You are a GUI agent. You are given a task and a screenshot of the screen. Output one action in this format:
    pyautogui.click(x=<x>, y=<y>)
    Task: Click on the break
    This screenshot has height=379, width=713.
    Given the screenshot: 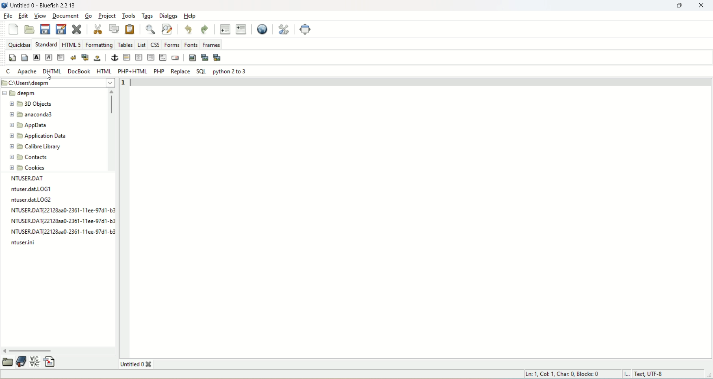 What is the action you would take?
    pyautogui.click(x=73, y=57)
    